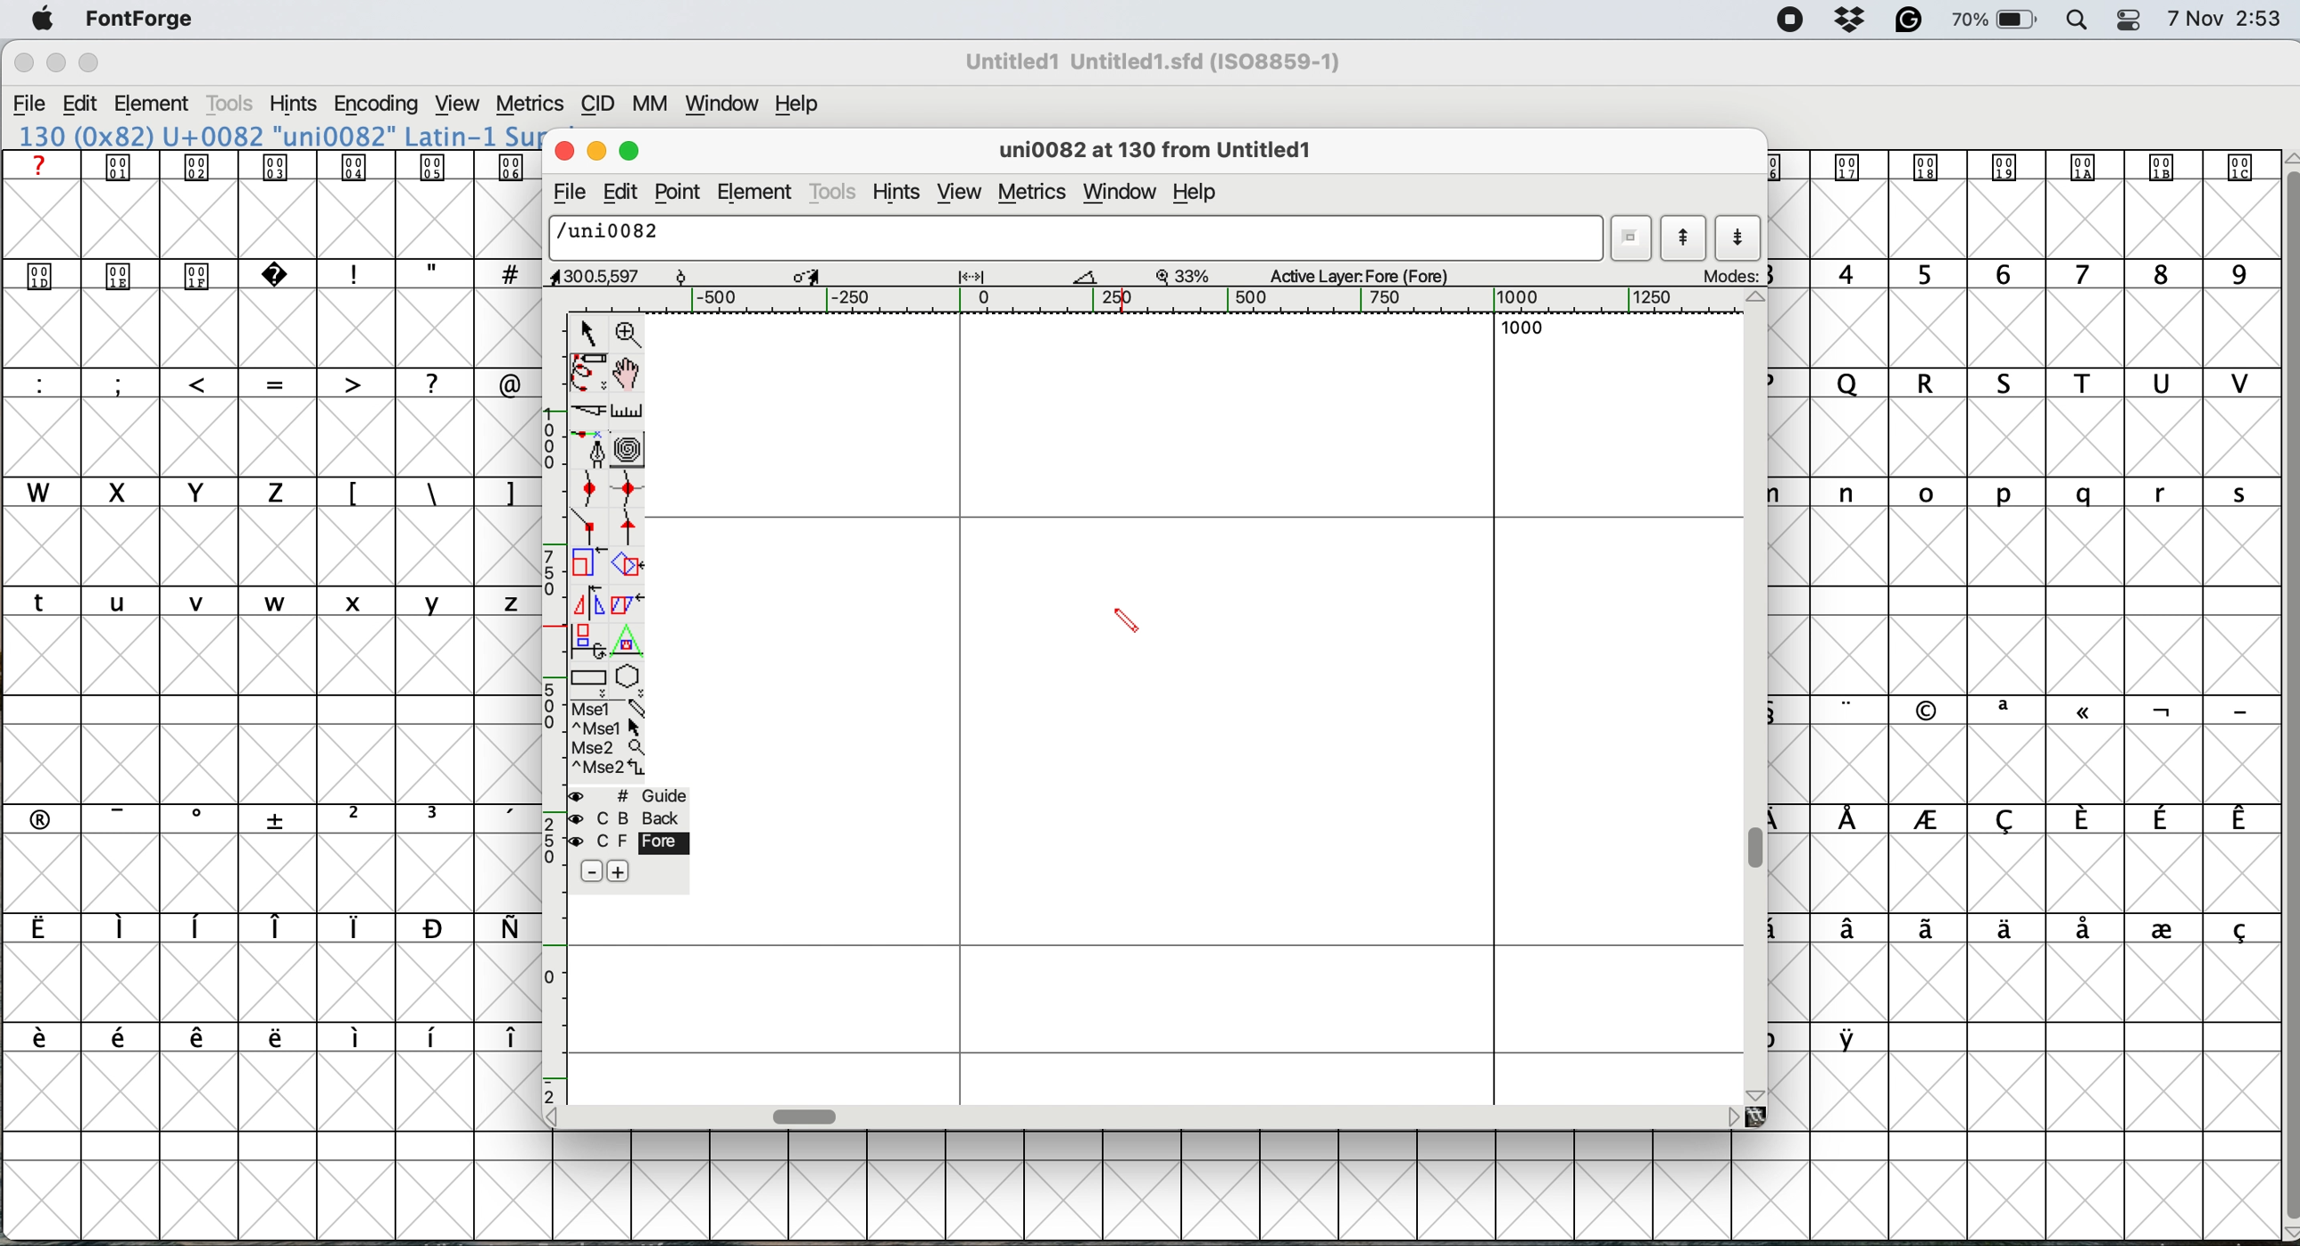  I want to click on lowercase letters, so click(262, 603).